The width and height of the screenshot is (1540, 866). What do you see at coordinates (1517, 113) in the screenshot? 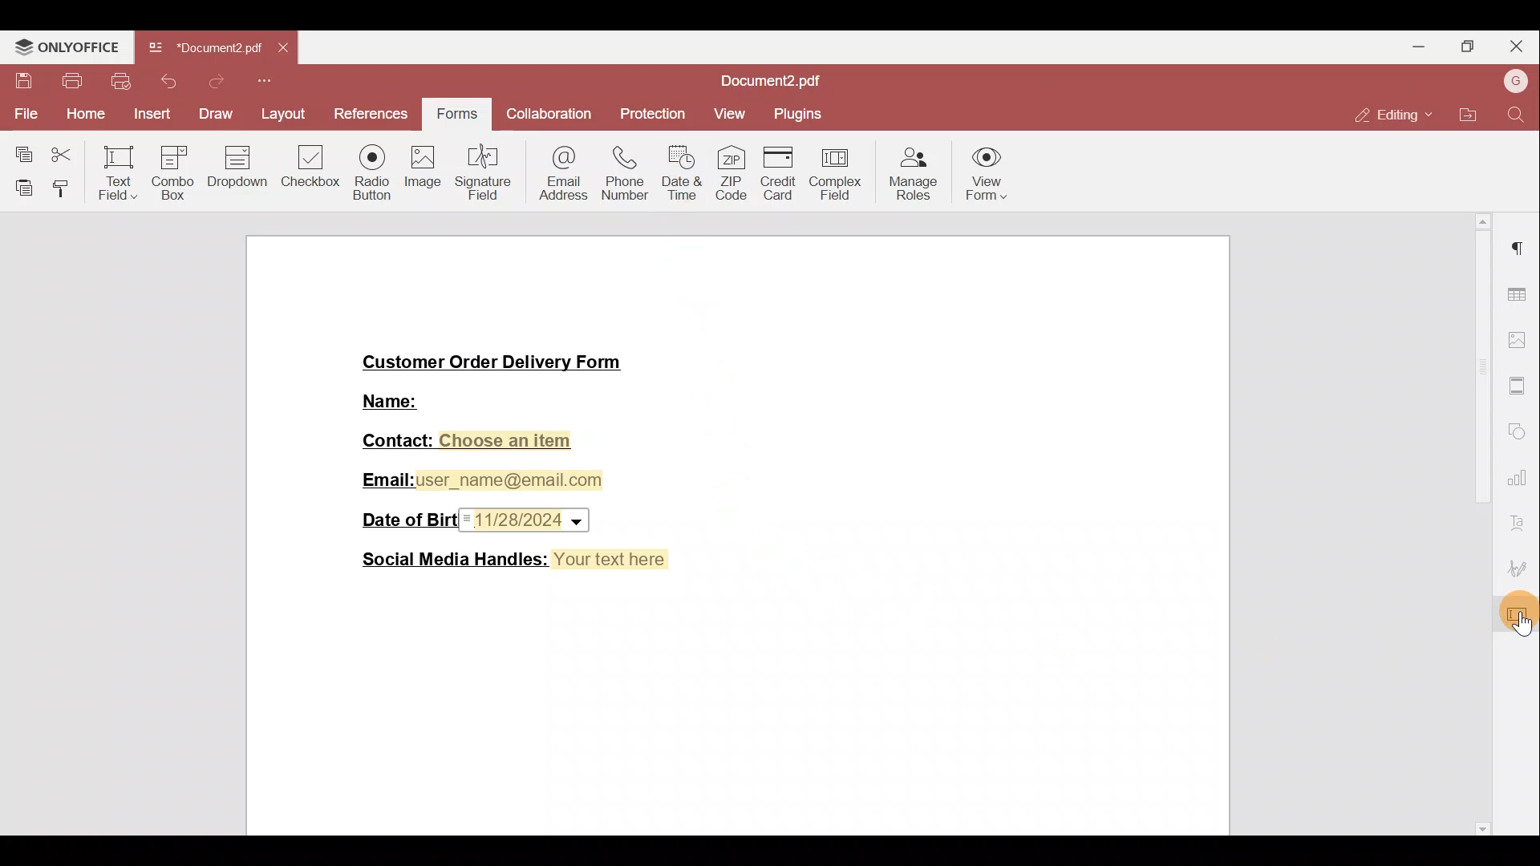
I see `Find` at bounding box center [1517, 113].